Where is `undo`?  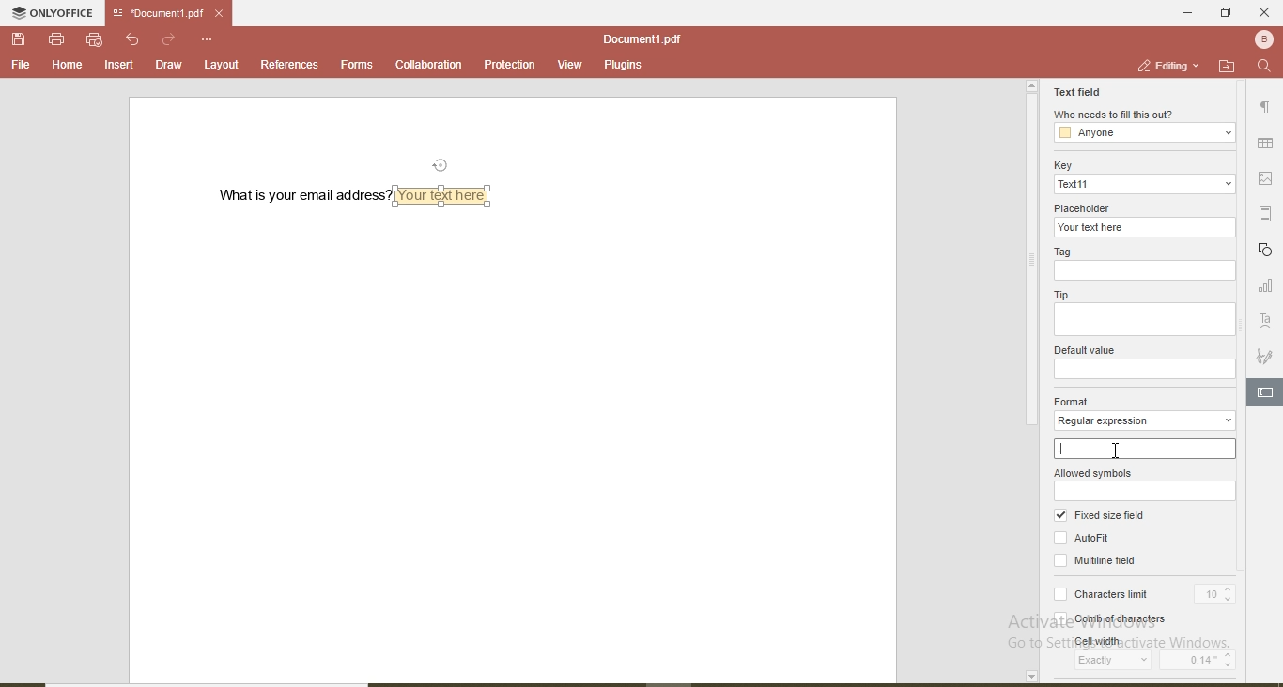 undo is located at coordinates (135, 39).